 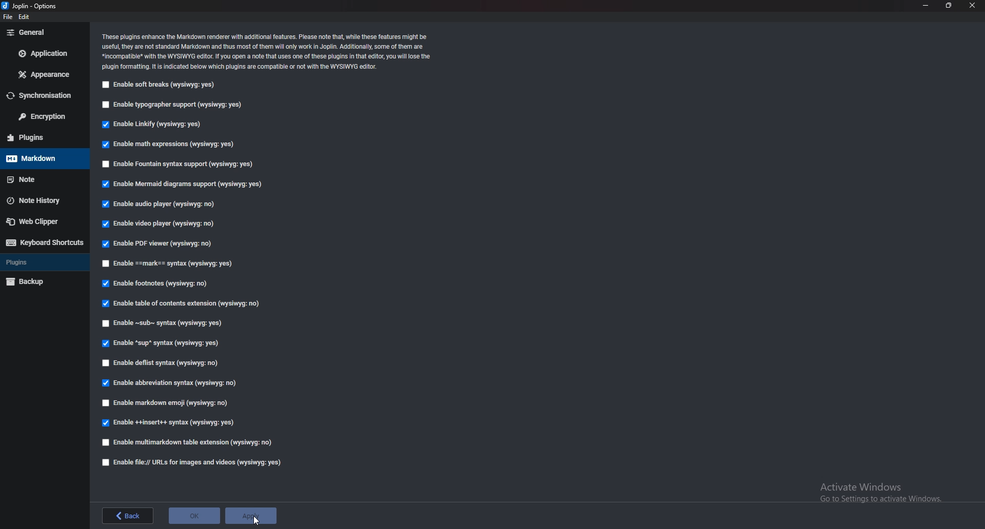 I want to click on Enable multi markdown table extension, so click(x=191, y=442).